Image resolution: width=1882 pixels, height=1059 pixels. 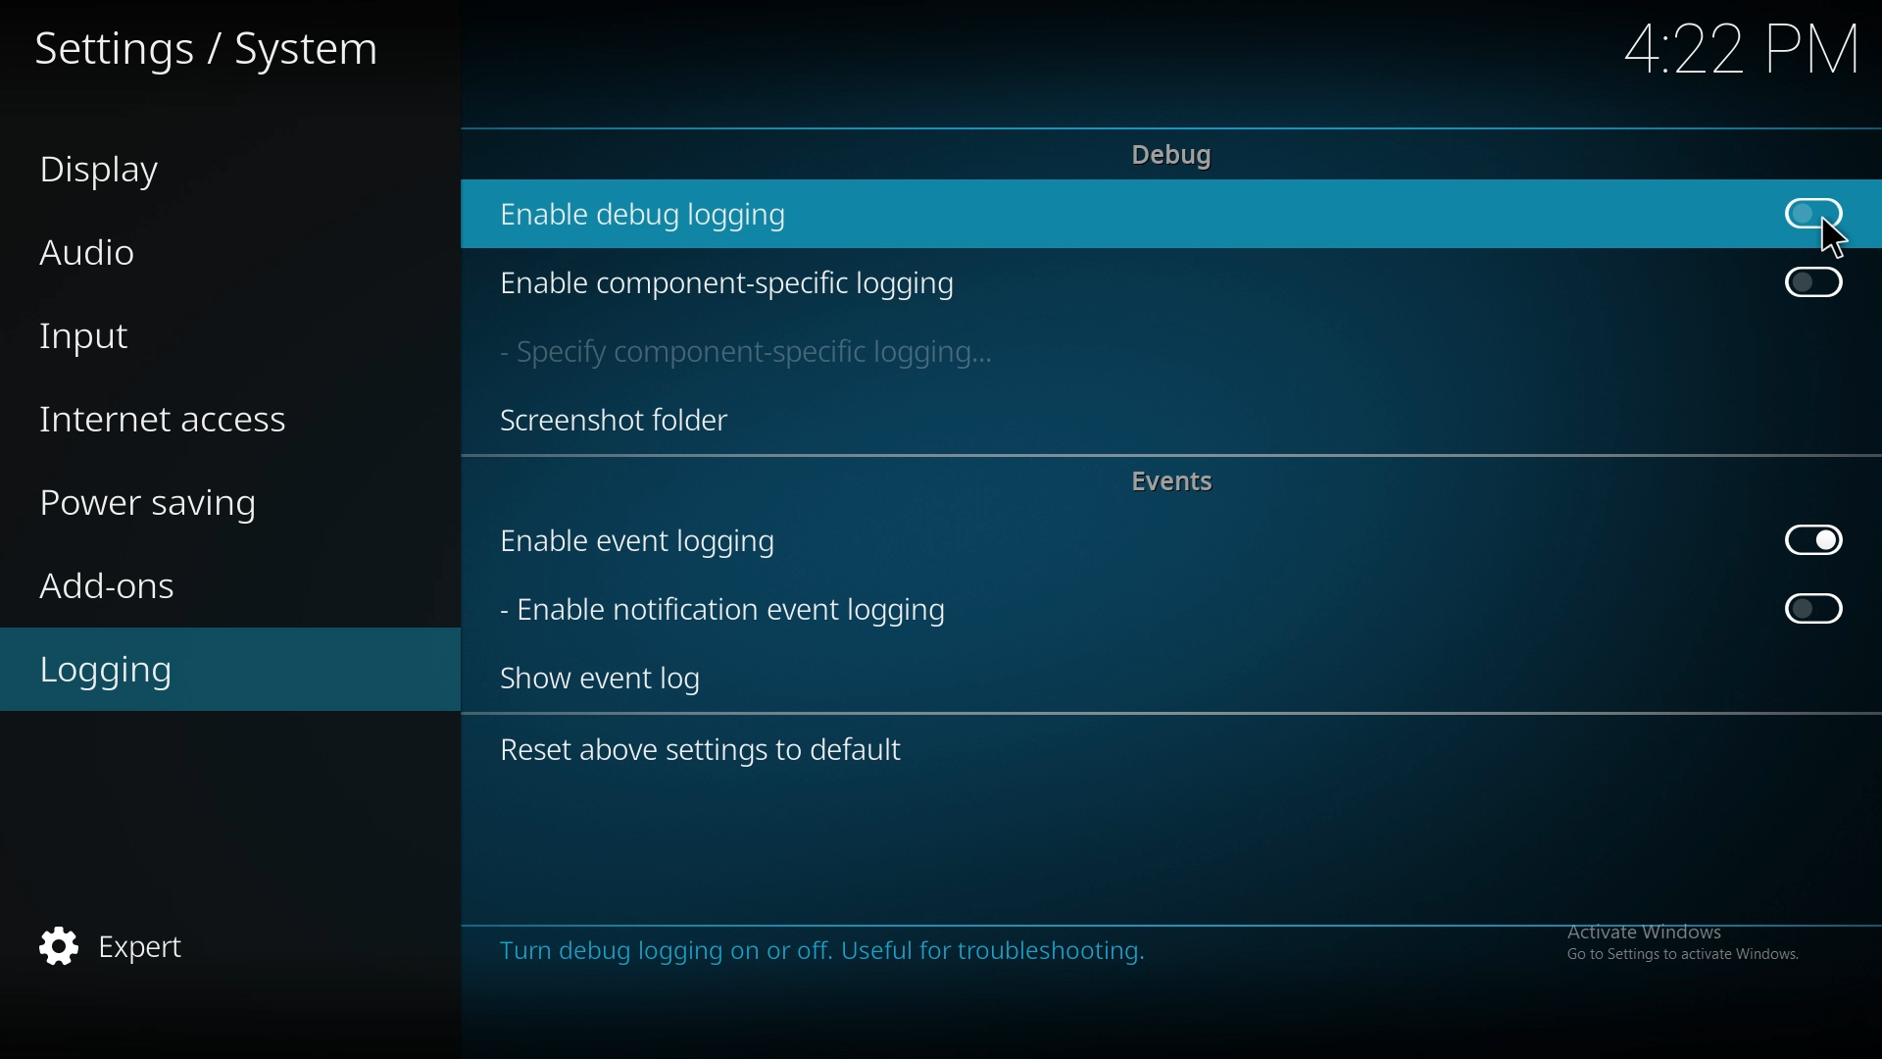 What do you see at coordinates (216, 422) in the screenshot?
I see `internet access` at bounding box center [216, 422].